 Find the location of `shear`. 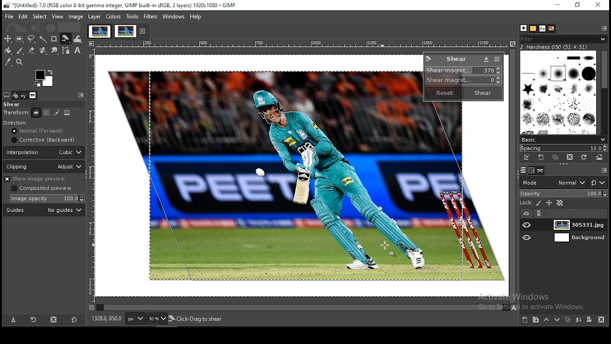

shear is located at coordinates (12, 105).